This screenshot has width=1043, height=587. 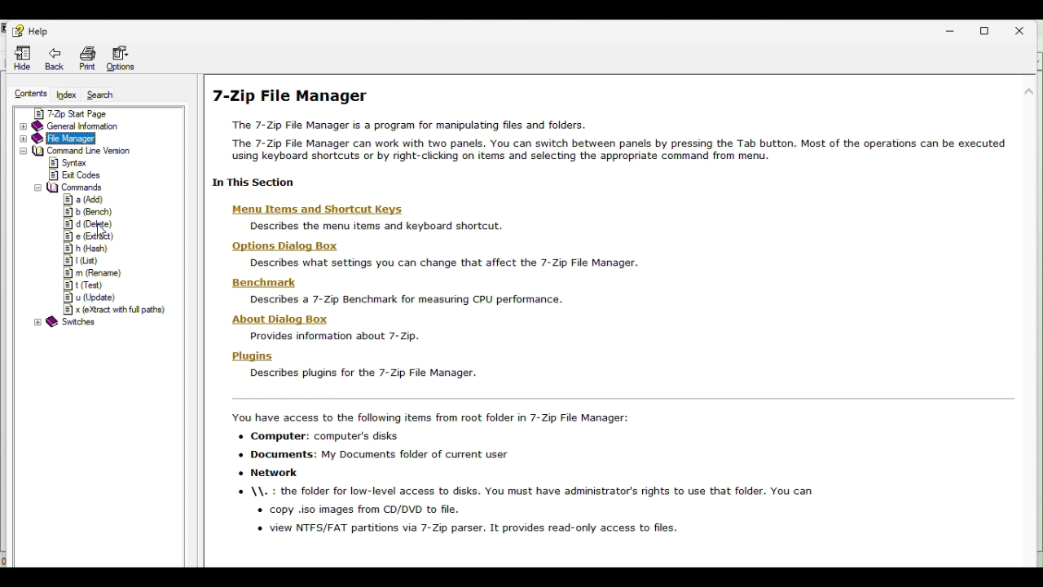 What do you see at coordinates (1028, 27) in the screenshot?
I see `Close` at bounding box center [1028, 27].